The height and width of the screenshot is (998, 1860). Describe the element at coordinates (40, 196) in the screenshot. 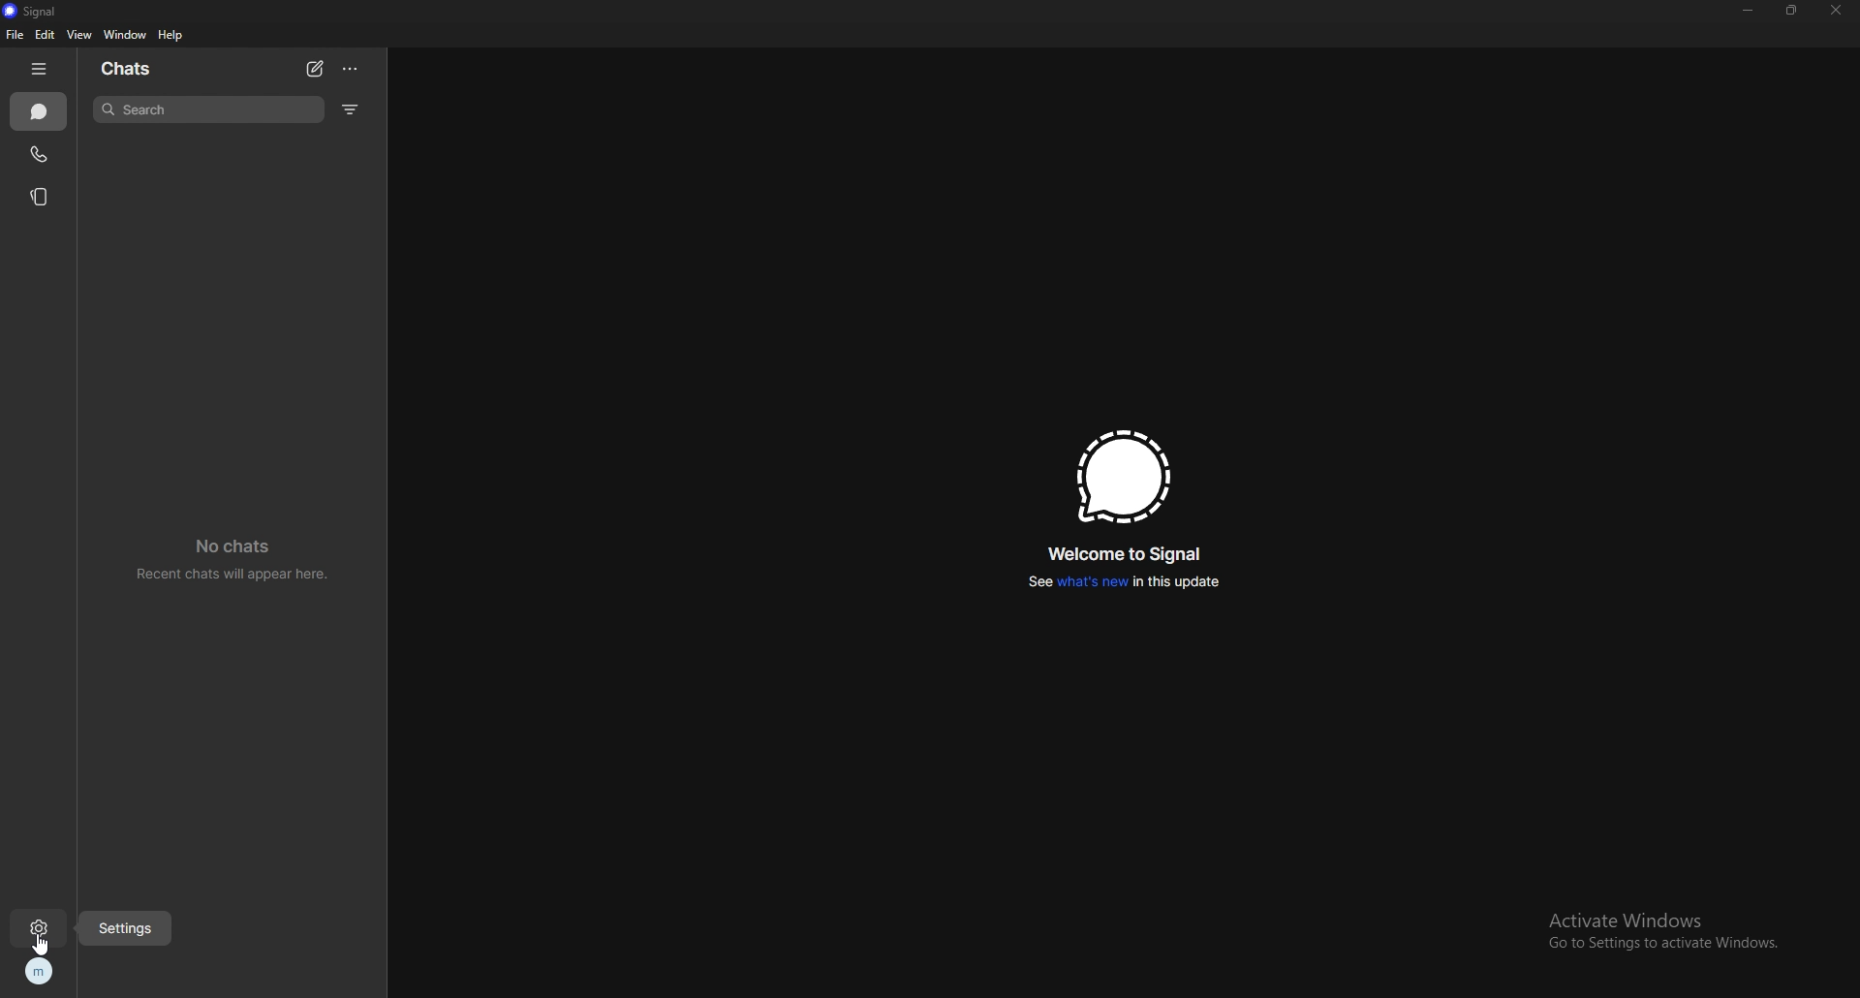

I see `stories` at that location.